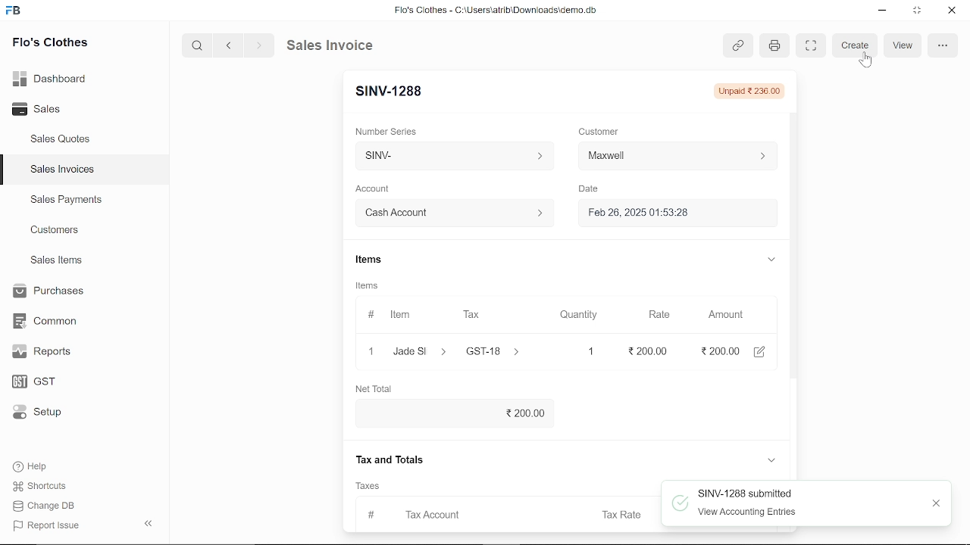  What do you see at coordinates (421, 351) in the screenshot?
I see `Jade slippers` at bounding box center [421, 351].